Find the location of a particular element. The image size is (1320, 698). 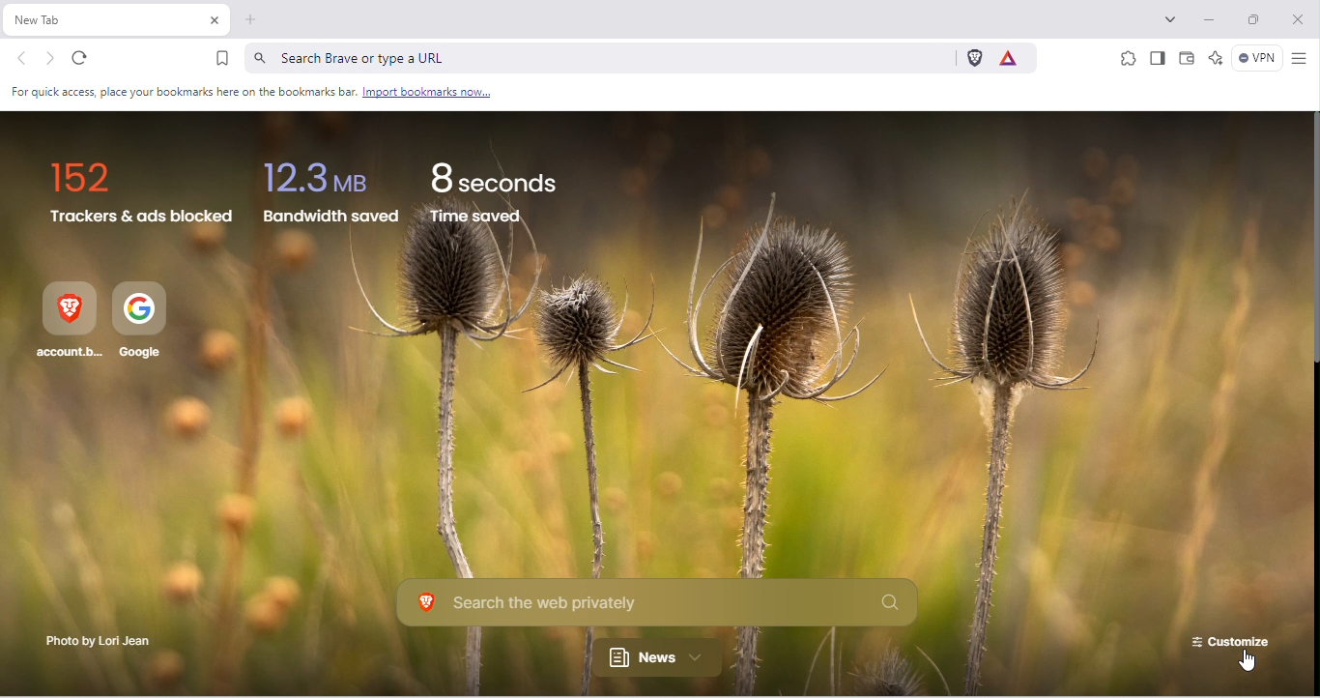

For quick access, place your bookmarks here on the bookmarks bar. Import bookmarks now... is located at coordinates (253, 93).